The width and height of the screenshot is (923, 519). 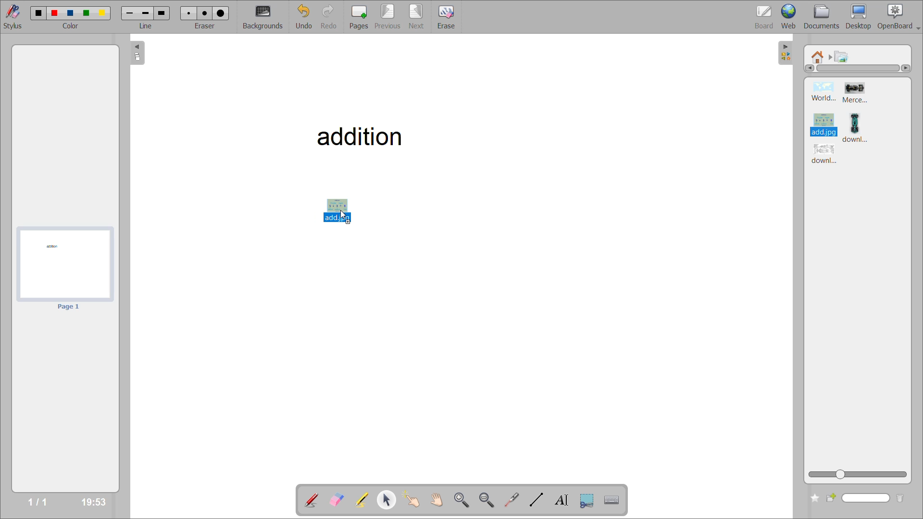 What do you see at coordinates (462, 499) in the screenshot?
I see `zoom in` at bounding box center [462, 499].